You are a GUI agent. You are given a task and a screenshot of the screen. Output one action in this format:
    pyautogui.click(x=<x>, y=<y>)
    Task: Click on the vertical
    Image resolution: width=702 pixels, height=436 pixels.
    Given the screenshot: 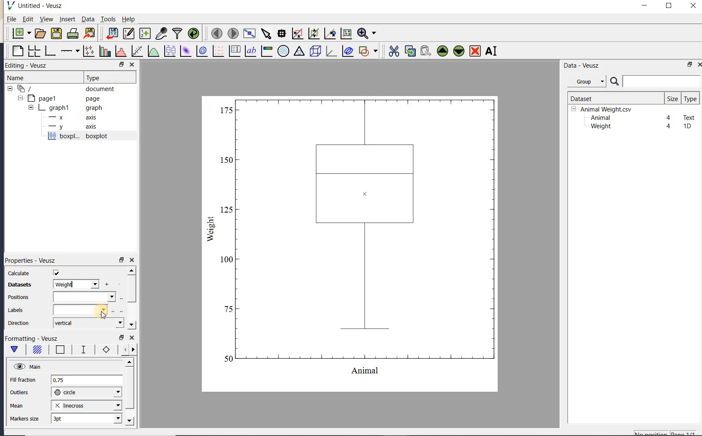 What is the action you would take?
    pyautogui.click(x=88, y=323)
    